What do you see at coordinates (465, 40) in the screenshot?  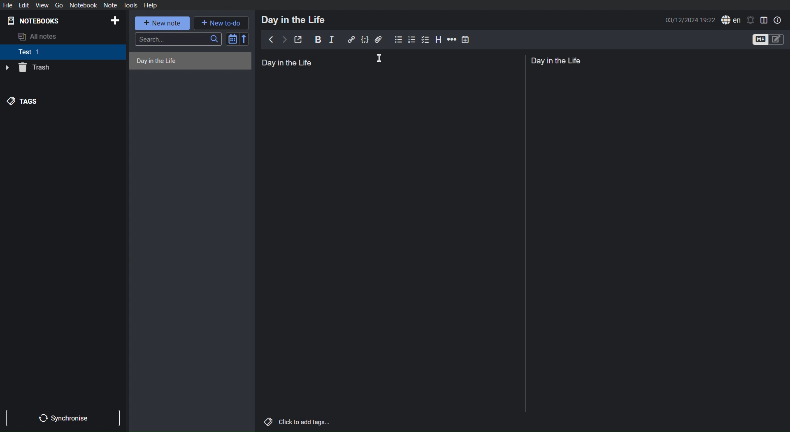 I see `Insert Time` at bounding box center [465, 40].